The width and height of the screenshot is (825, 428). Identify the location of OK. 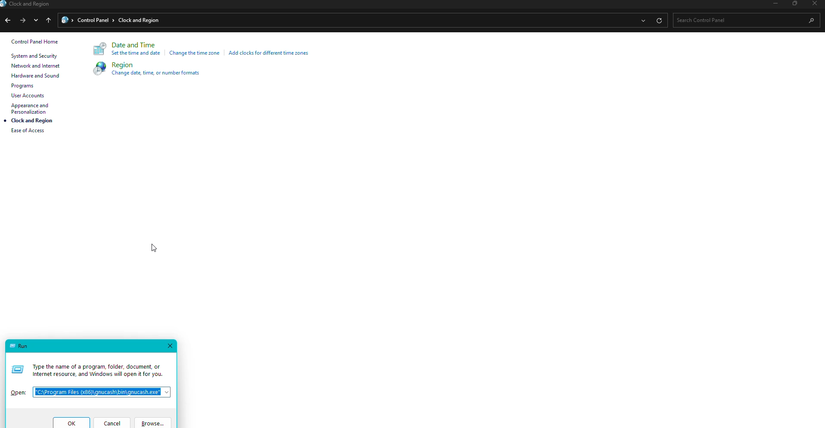
(70, 422).